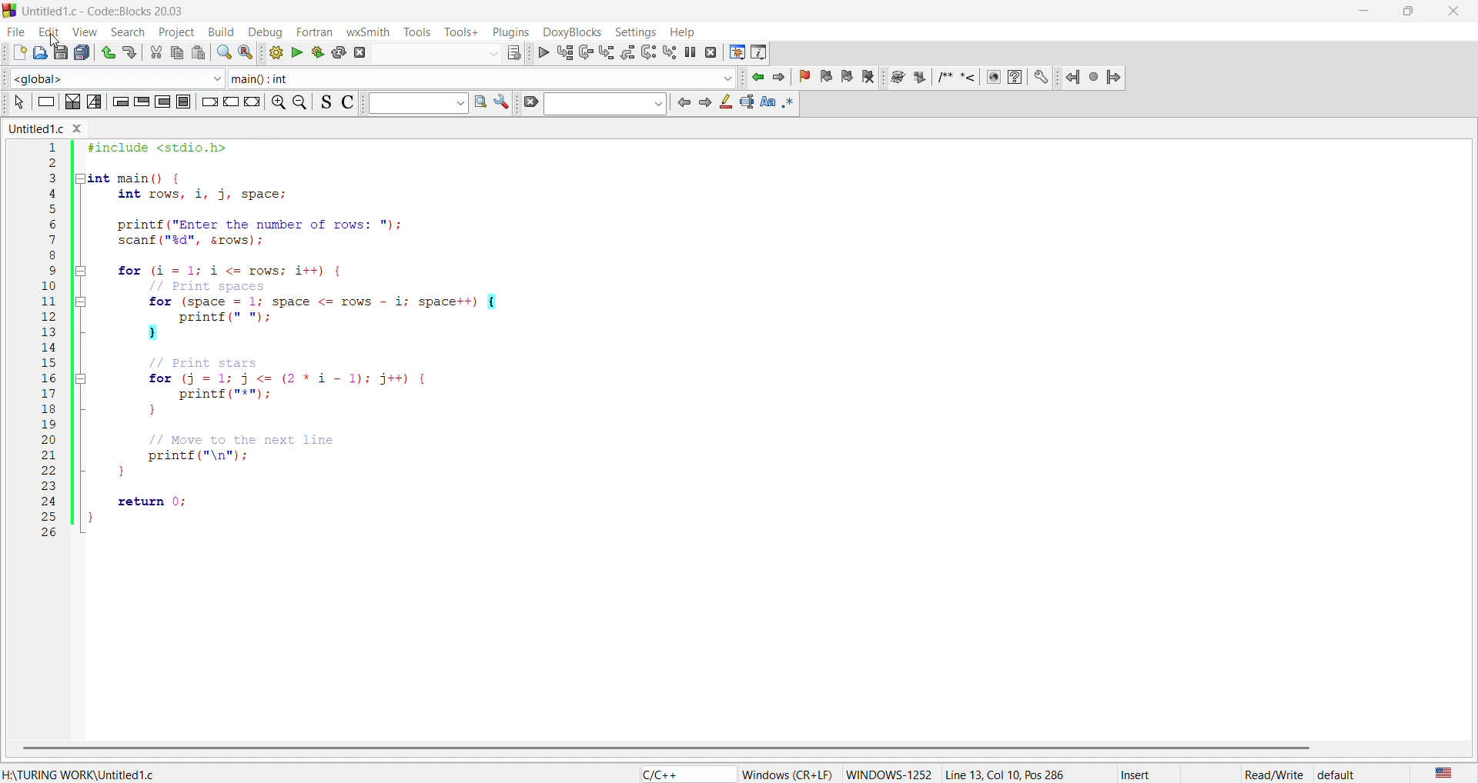  What do you see at coordinates (326, 103) in the screenshot?
I see `toggle source` at bounding box center [326, 103].